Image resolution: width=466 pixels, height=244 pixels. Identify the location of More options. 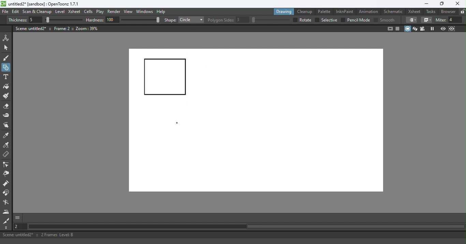
(17, 217).